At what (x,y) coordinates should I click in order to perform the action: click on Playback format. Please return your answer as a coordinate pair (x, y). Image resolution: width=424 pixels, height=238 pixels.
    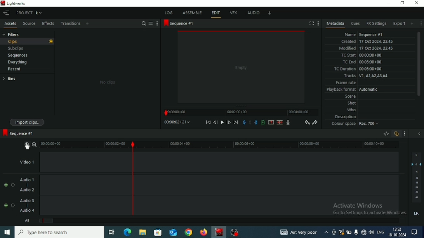
    Looking at the image, I should click on (353, 90).